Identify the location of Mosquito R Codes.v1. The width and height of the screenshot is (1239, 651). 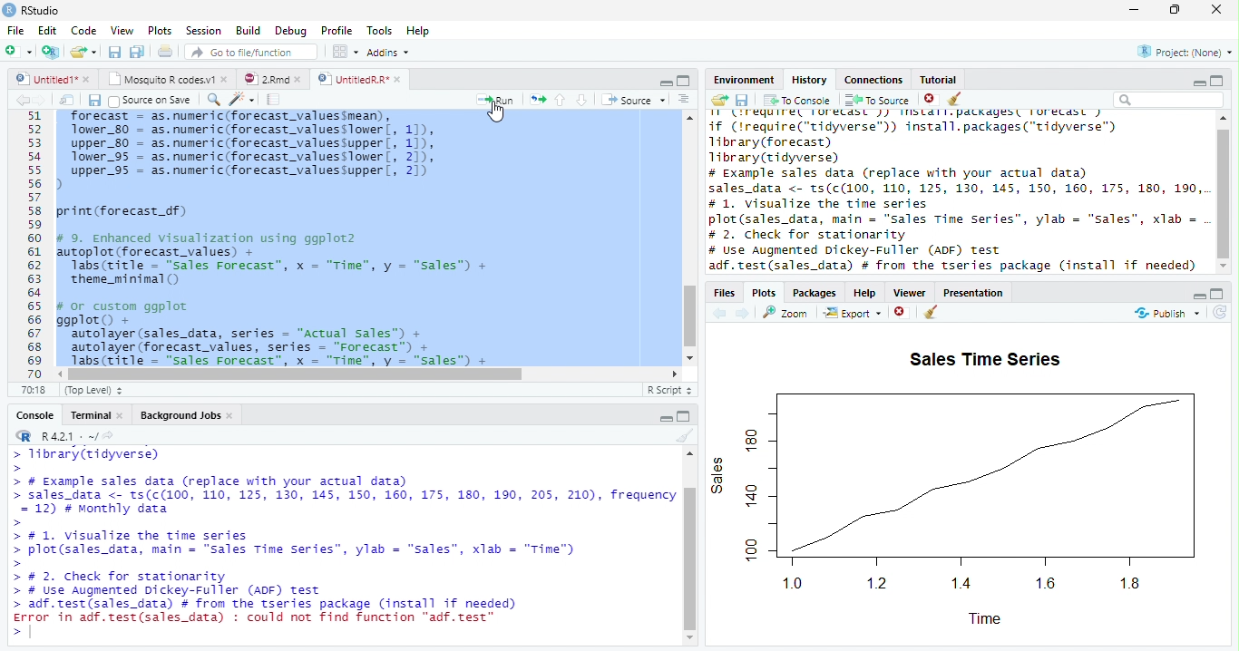
(168, 80).